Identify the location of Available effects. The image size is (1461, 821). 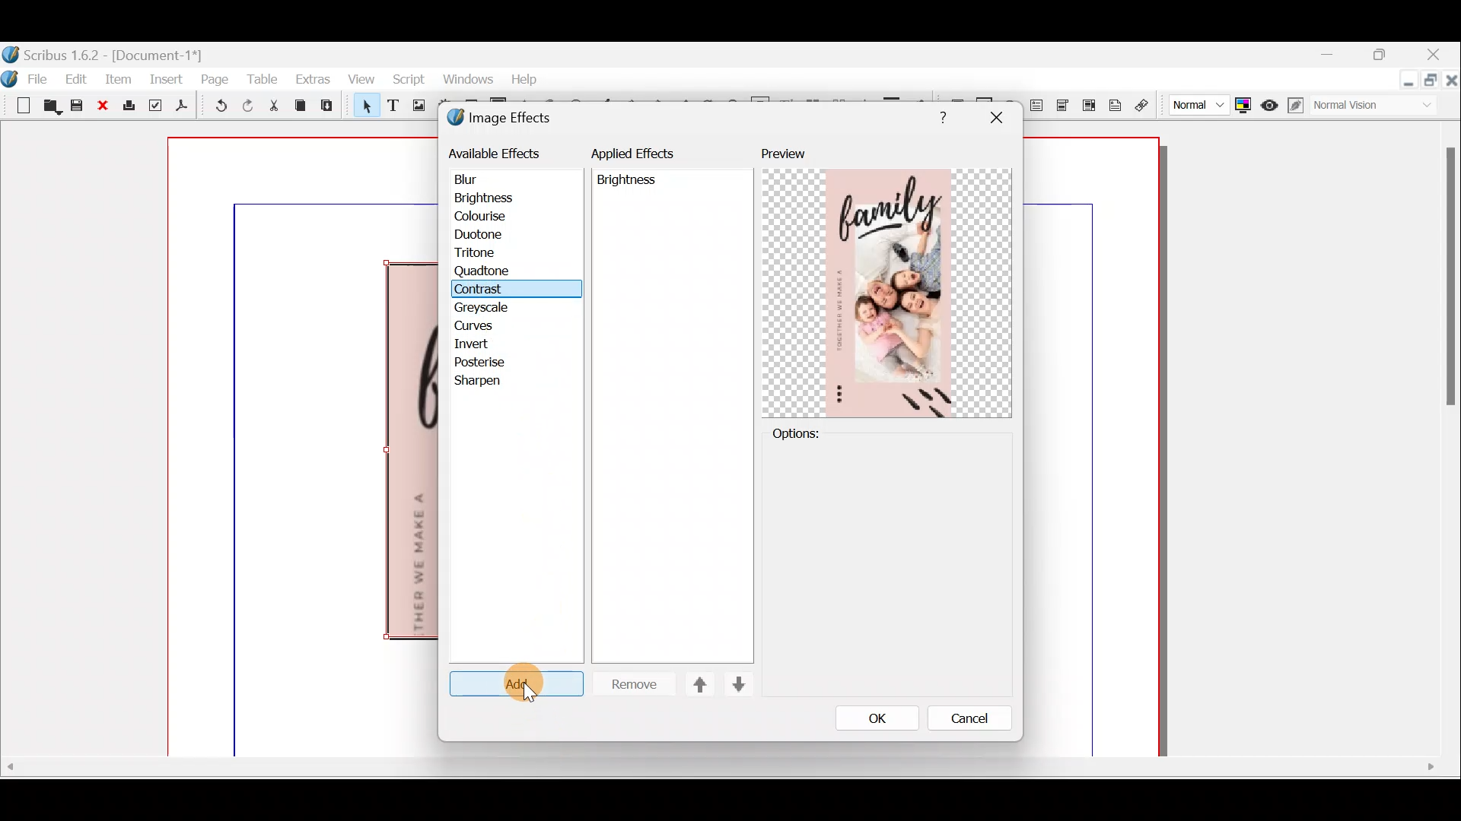
(497, 152).